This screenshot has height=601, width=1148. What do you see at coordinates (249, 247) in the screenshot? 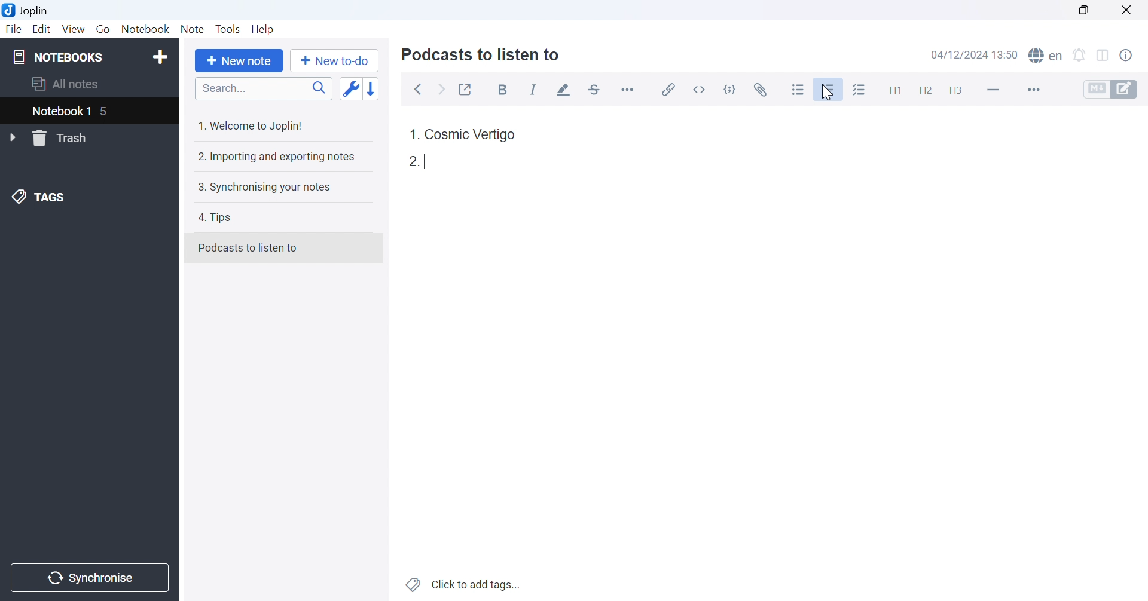
I see `Podcasts to listen to` at bounding box center [249, 247].